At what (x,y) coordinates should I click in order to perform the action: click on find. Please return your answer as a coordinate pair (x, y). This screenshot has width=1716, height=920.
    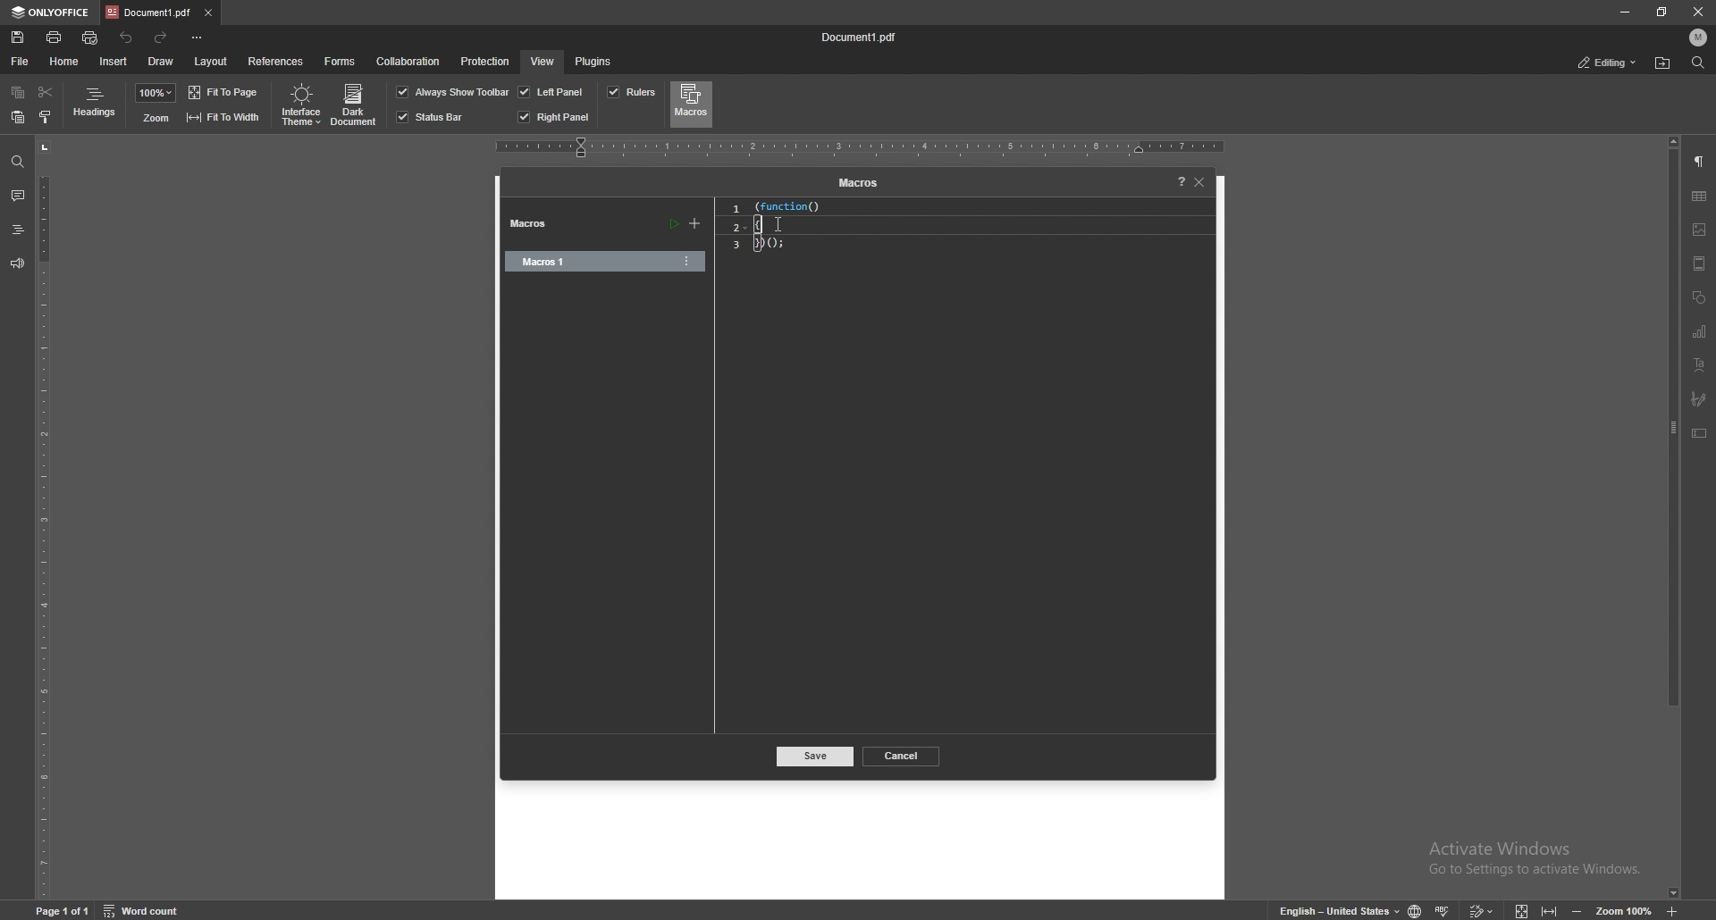
    Looking at the image, I should click on (18, 162).